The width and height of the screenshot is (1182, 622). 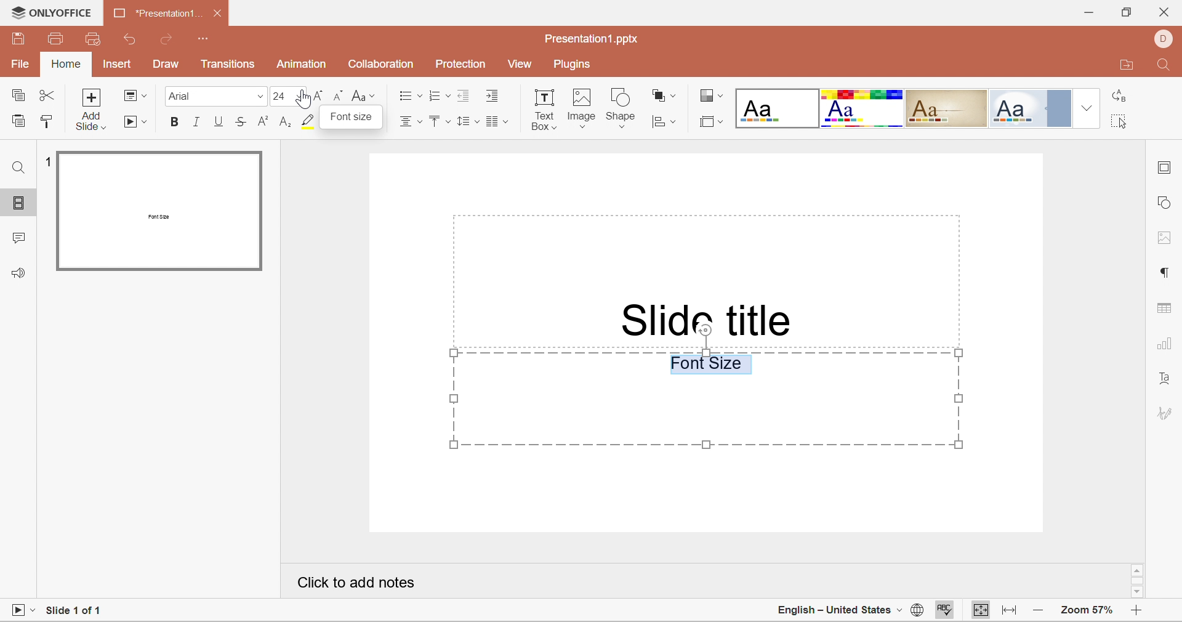 What do you see at coordinates (1140, 592) in the screenshot?
I see `Scroll Down` at bounding box center [1140, 592].